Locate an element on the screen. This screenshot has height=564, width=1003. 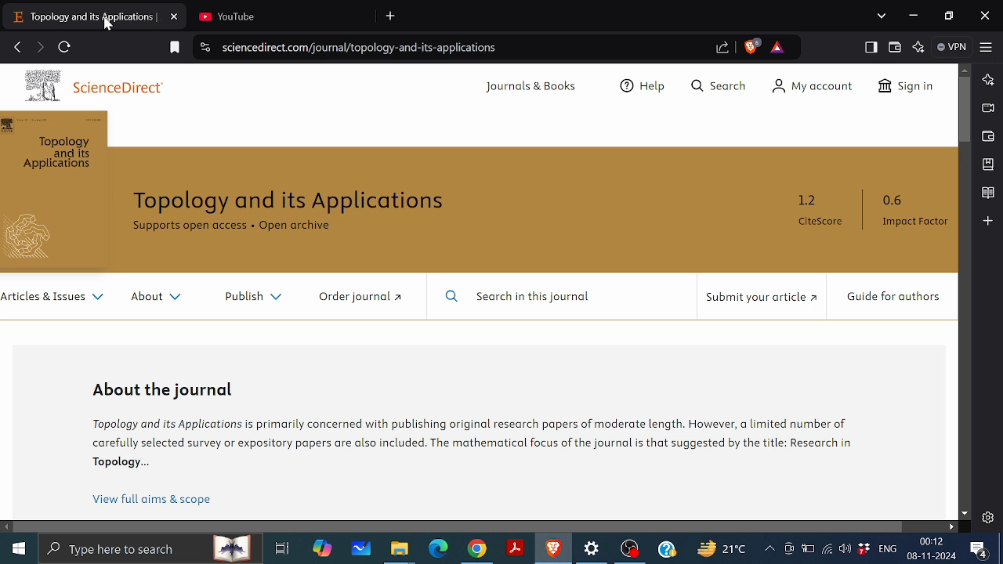
Brave talk is located at coordinates (987, 107).